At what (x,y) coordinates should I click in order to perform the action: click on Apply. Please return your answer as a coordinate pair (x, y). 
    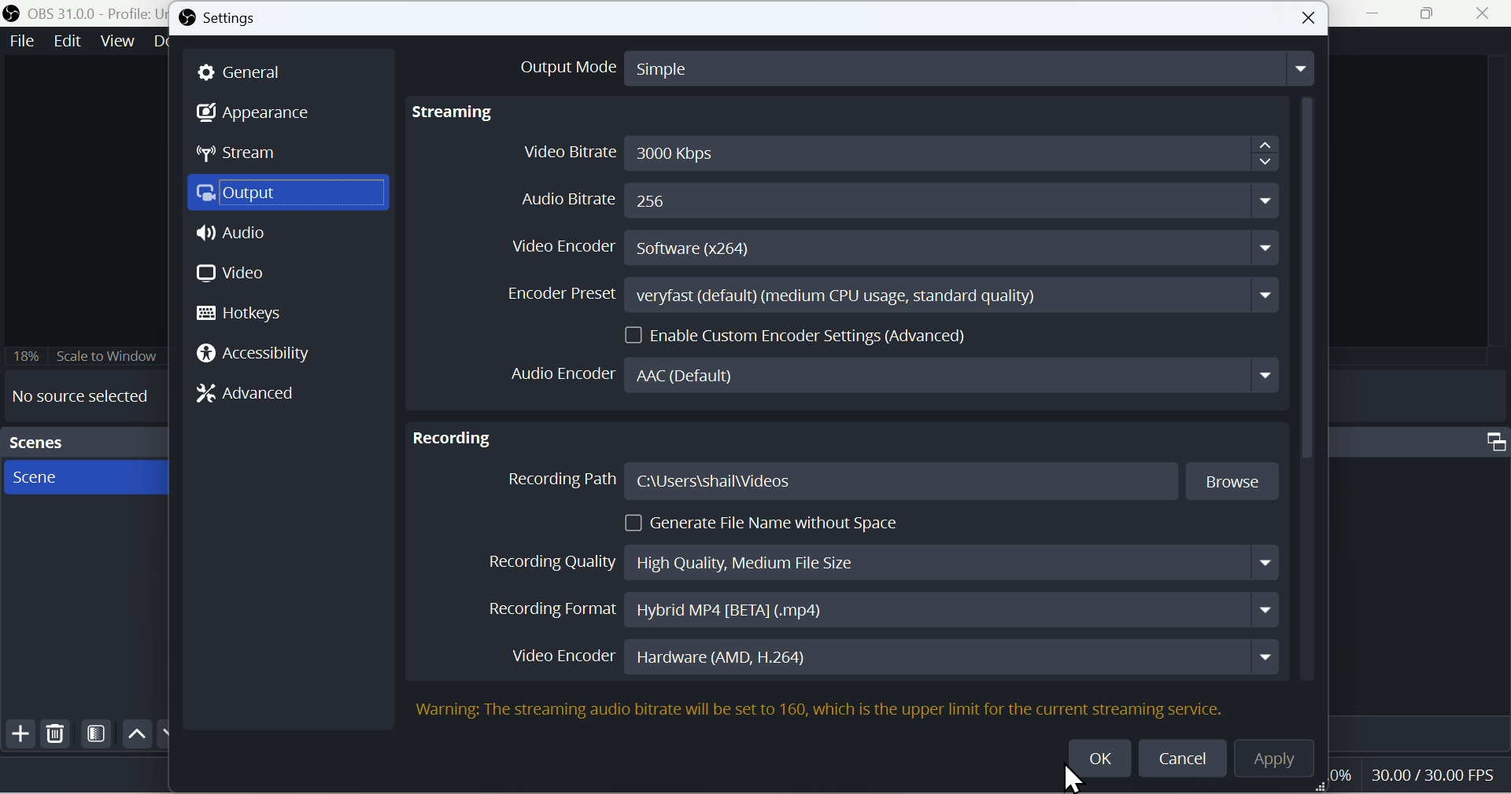
    Looking at the image, I should click on (1283, 762).